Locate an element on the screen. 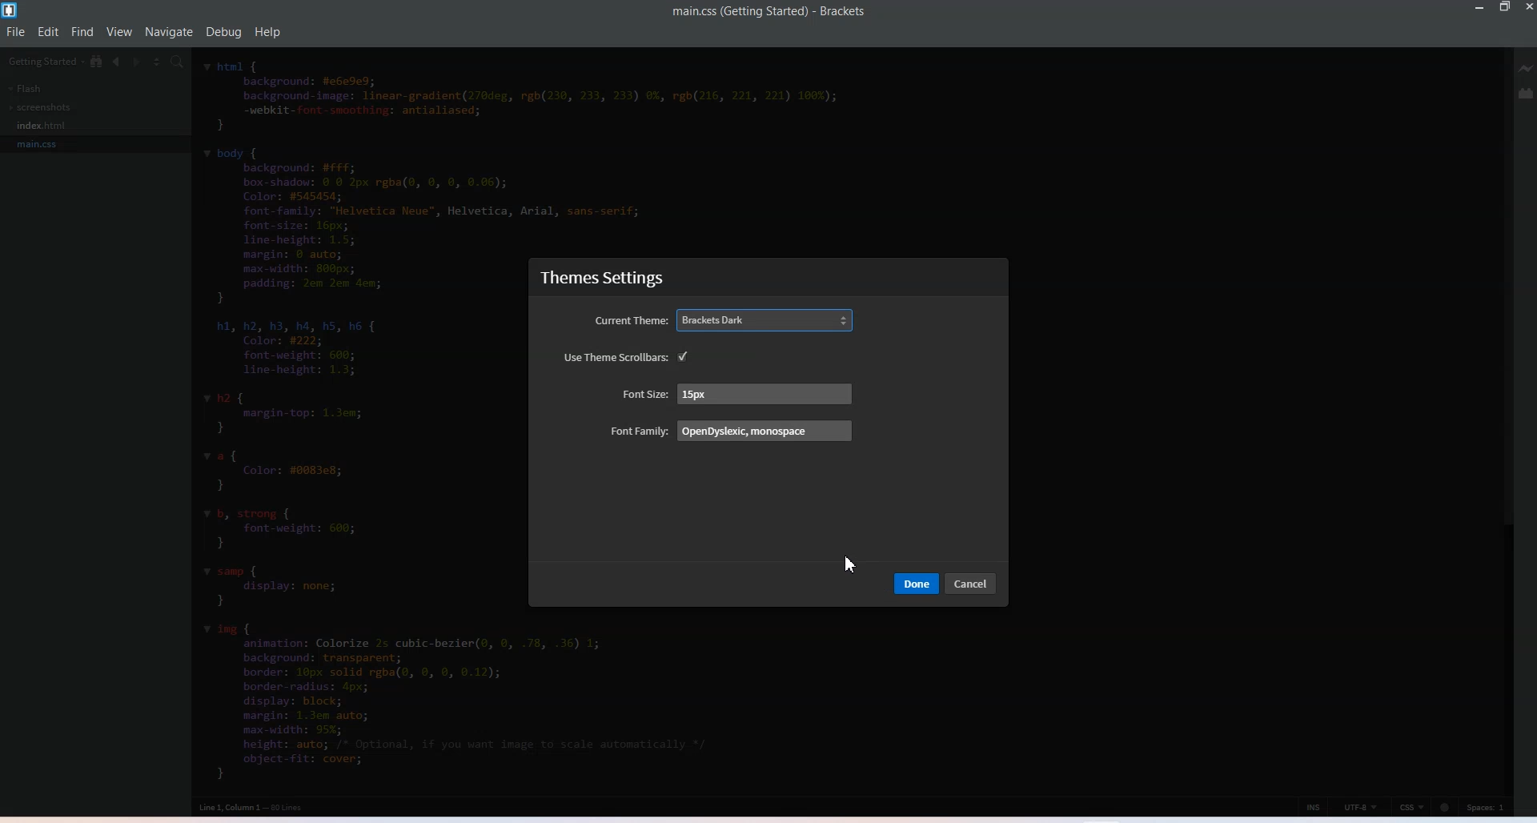  Extension Manager is located at coordinates (1527, 93).